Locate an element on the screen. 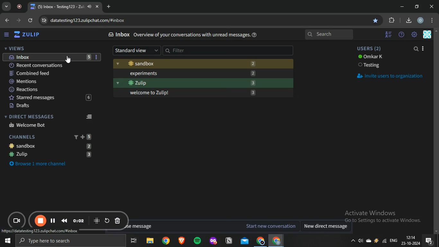 This screenshot has height=247, width=439. search is located at coordinates (417, 49).